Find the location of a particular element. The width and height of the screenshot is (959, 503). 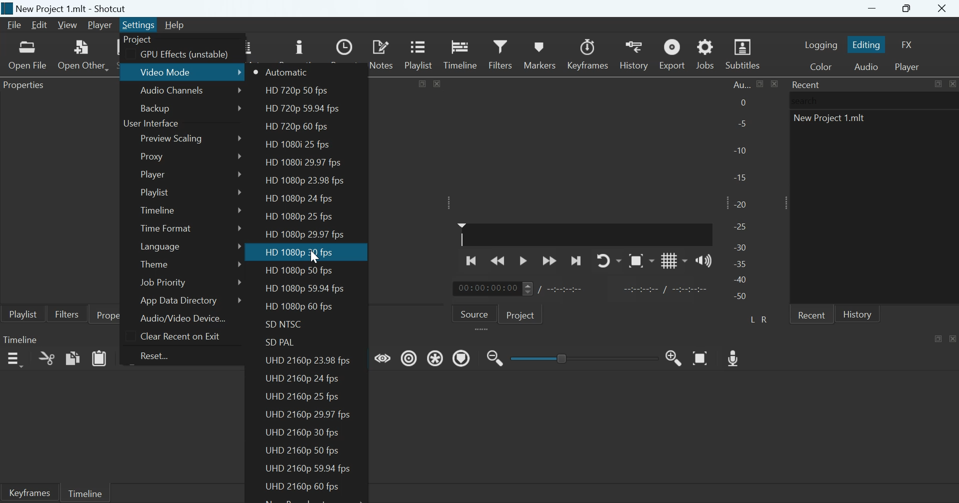

cursor is located at coordinates (315, 257).